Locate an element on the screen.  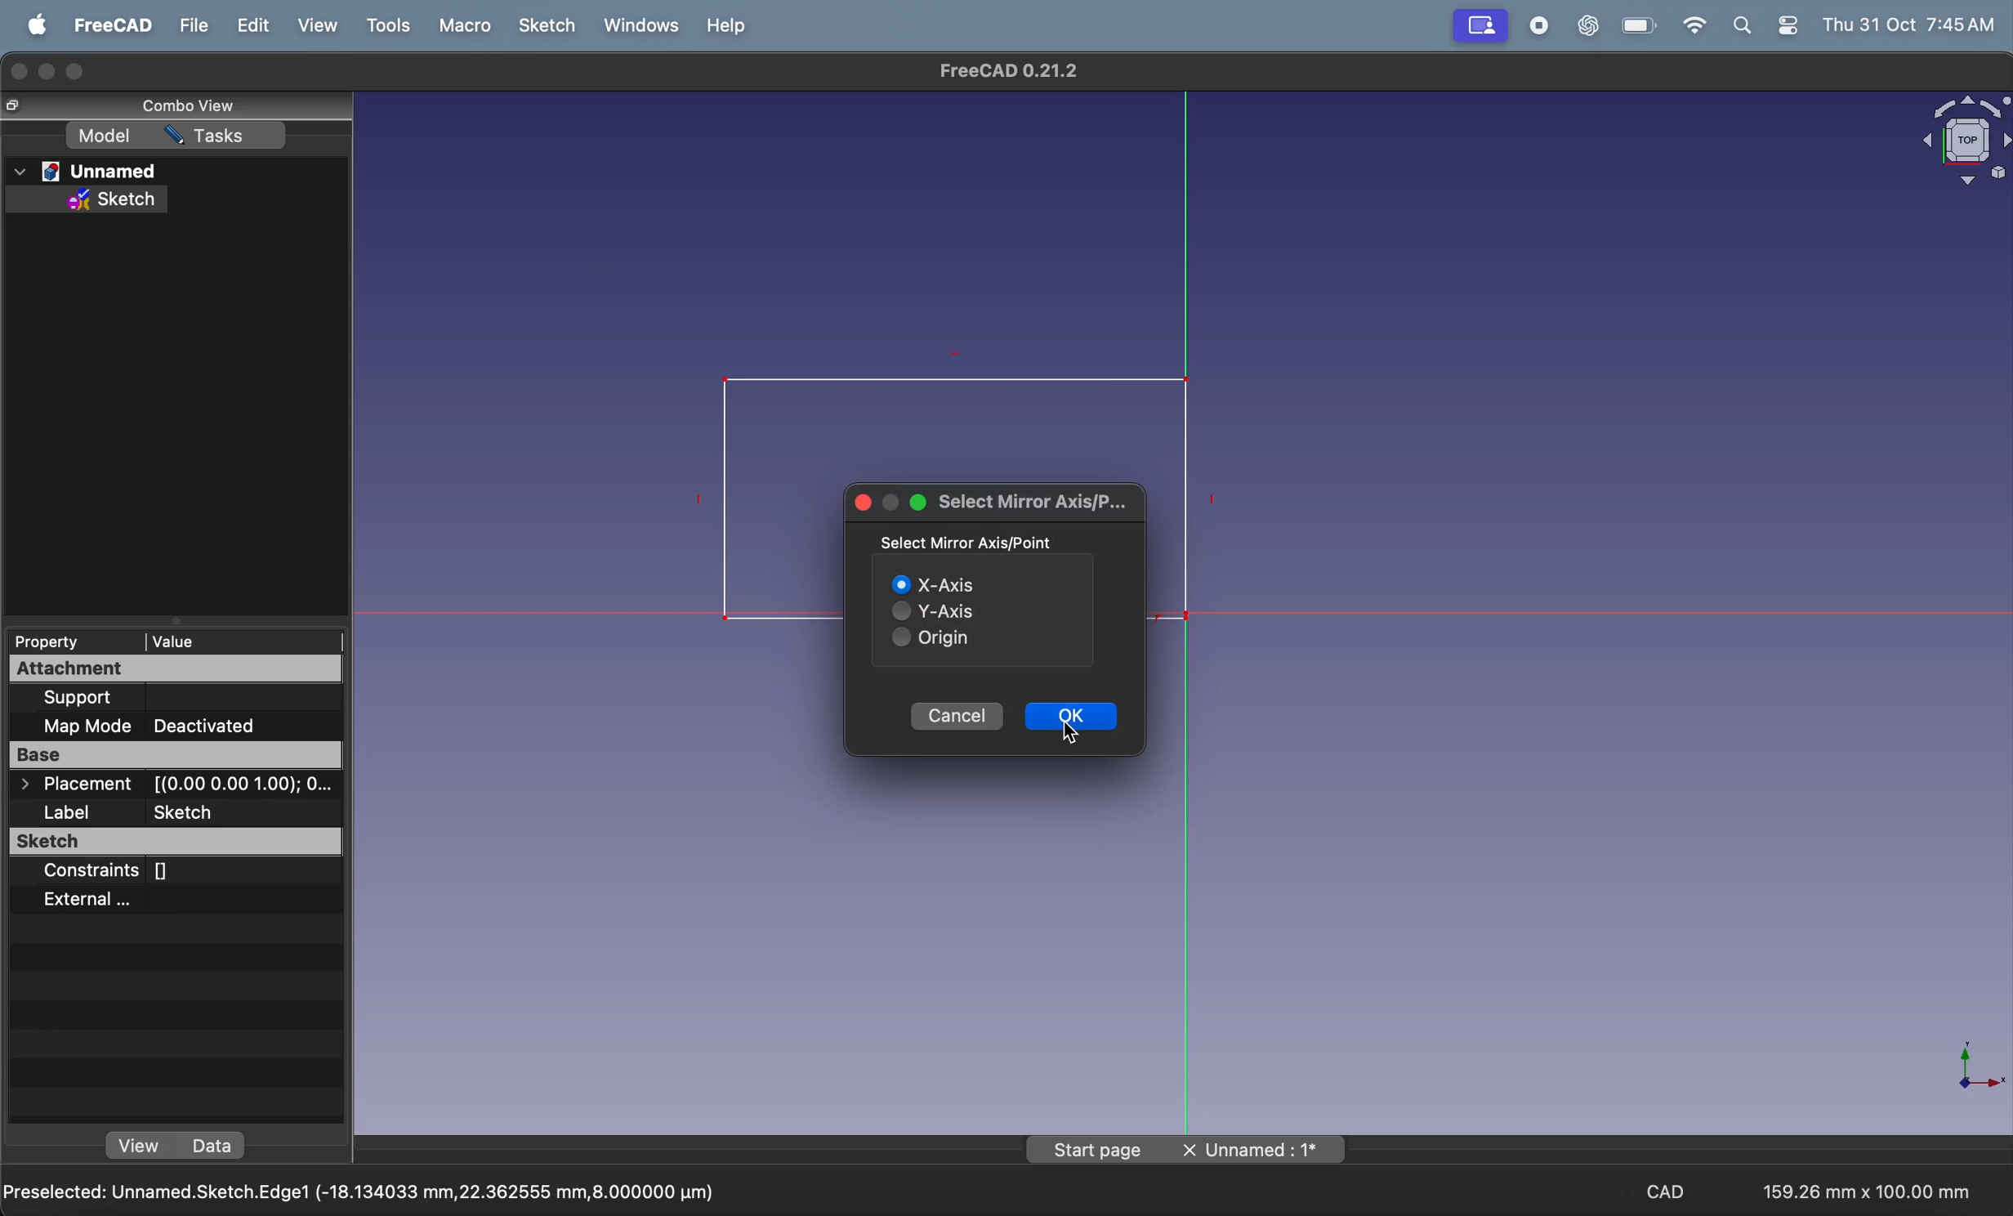
property is located at coordinates (67, 639).